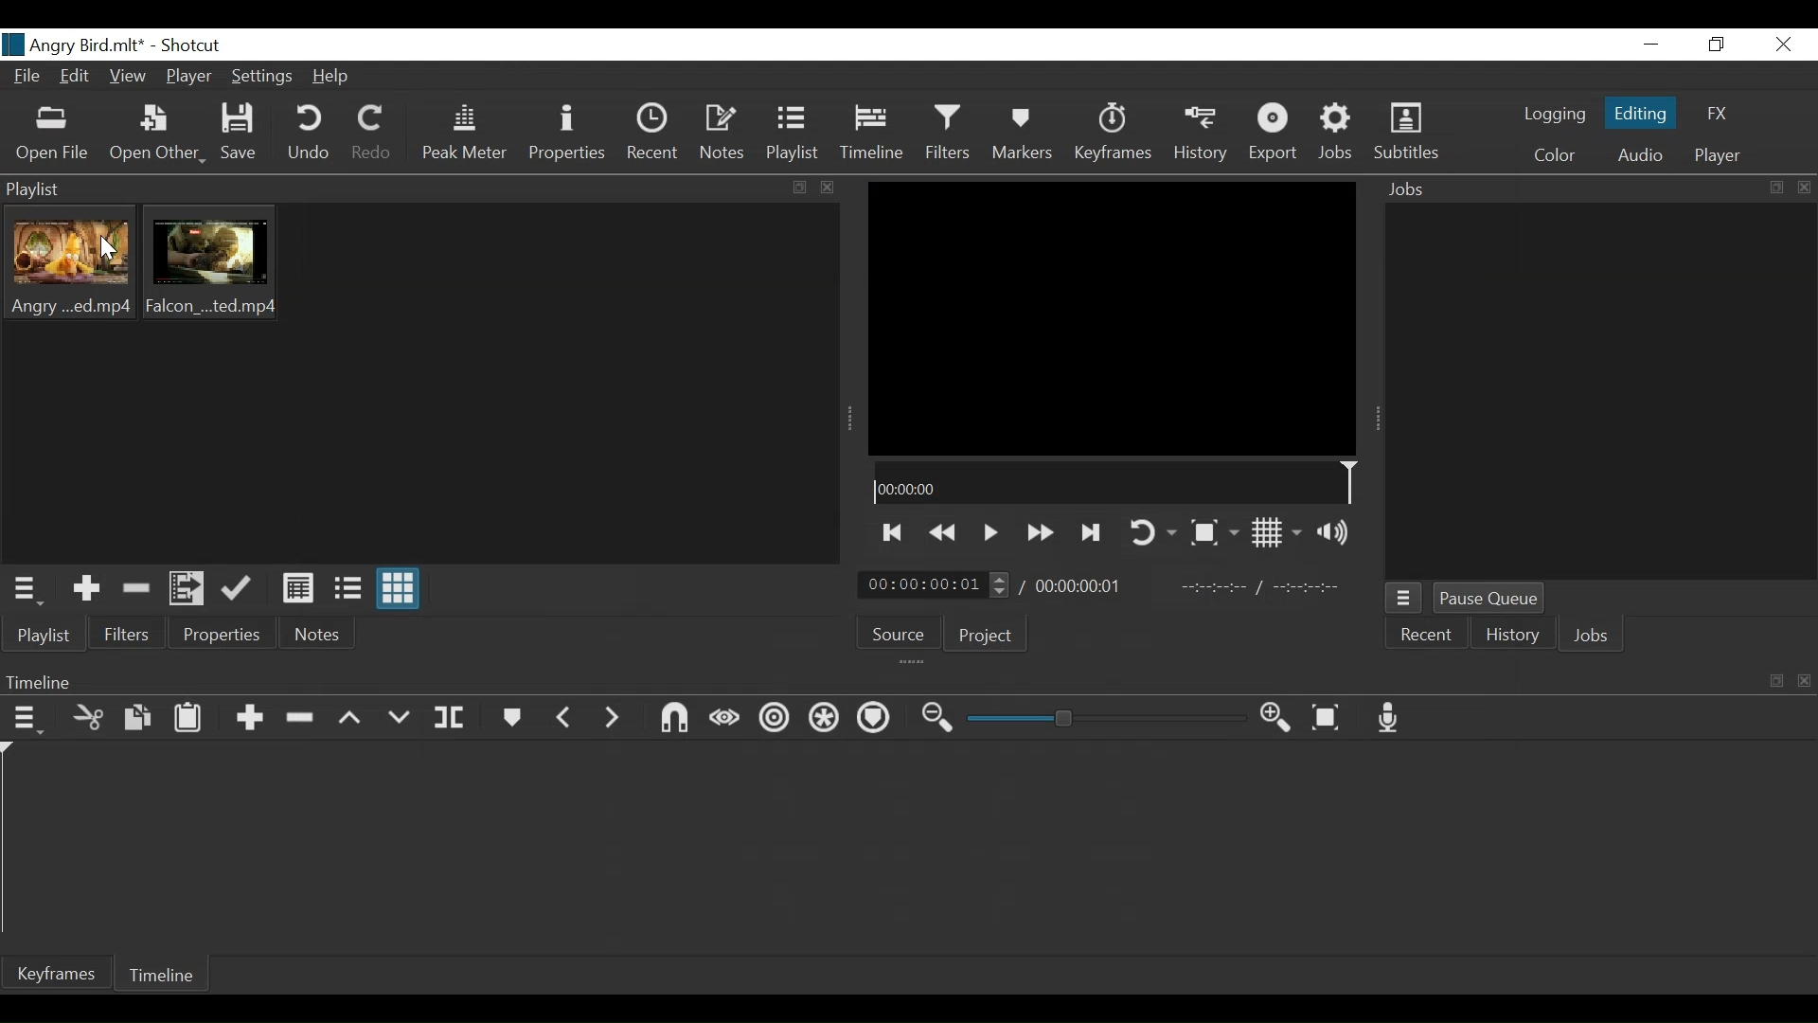  What do you see at coordinates (776, 719) in the screenshot?
I see `Ripple` at bounding box center [776, 719].